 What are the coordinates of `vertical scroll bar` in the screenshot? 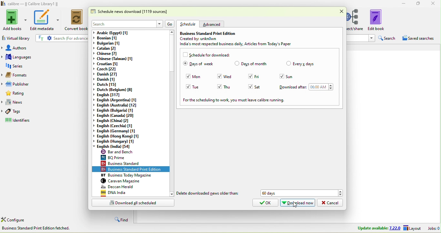 It's located at (172, 113).